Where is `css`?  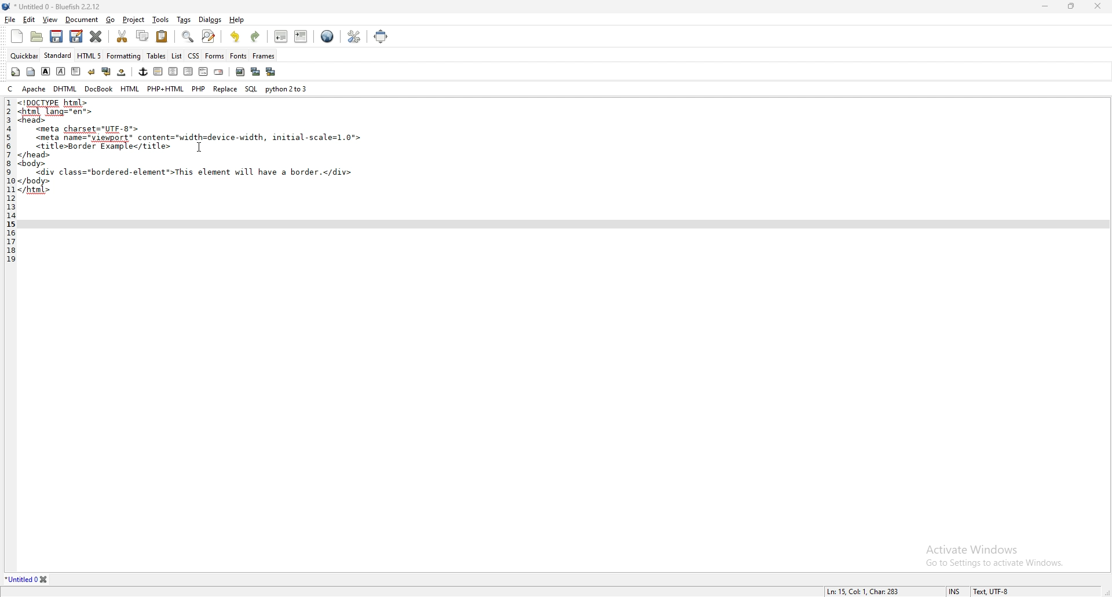
css is located at coordinates (194, 56).